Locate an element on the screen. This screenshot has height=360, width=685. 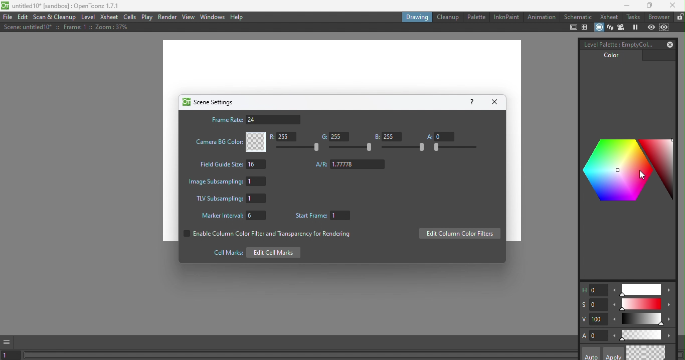
TLV Subsampling is located at coordinates (231, 199).